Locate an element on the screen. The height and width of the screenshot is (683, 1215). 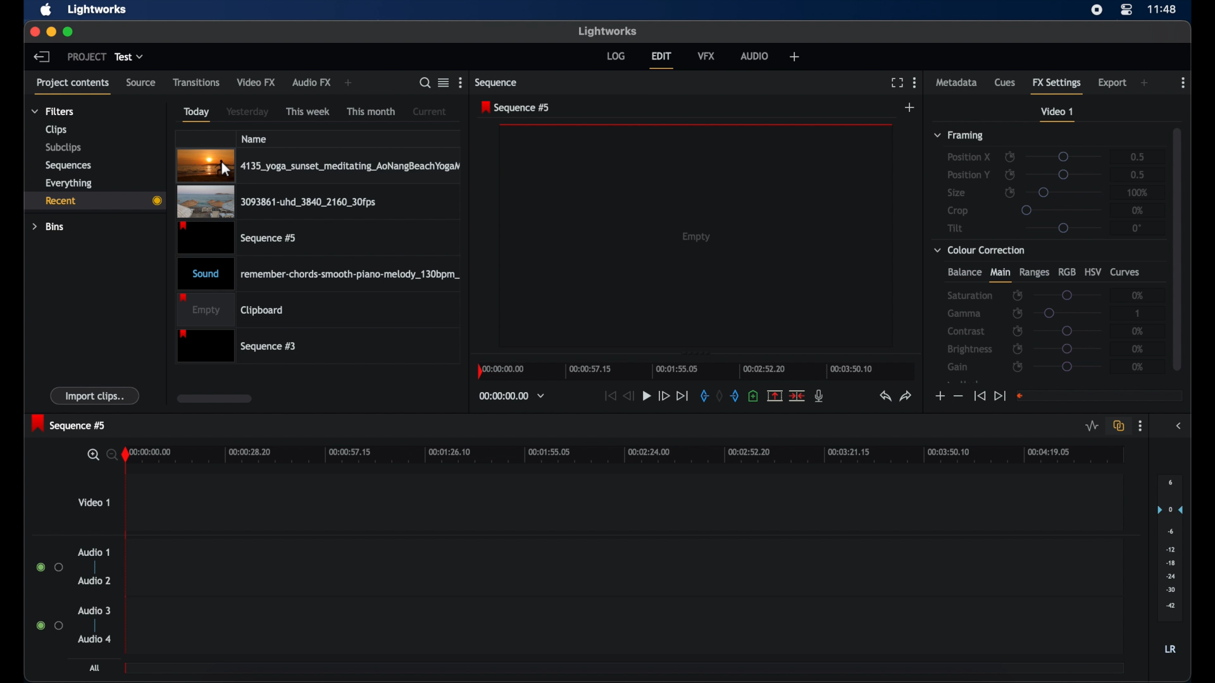
cues is located at coordinates (1006, 83).